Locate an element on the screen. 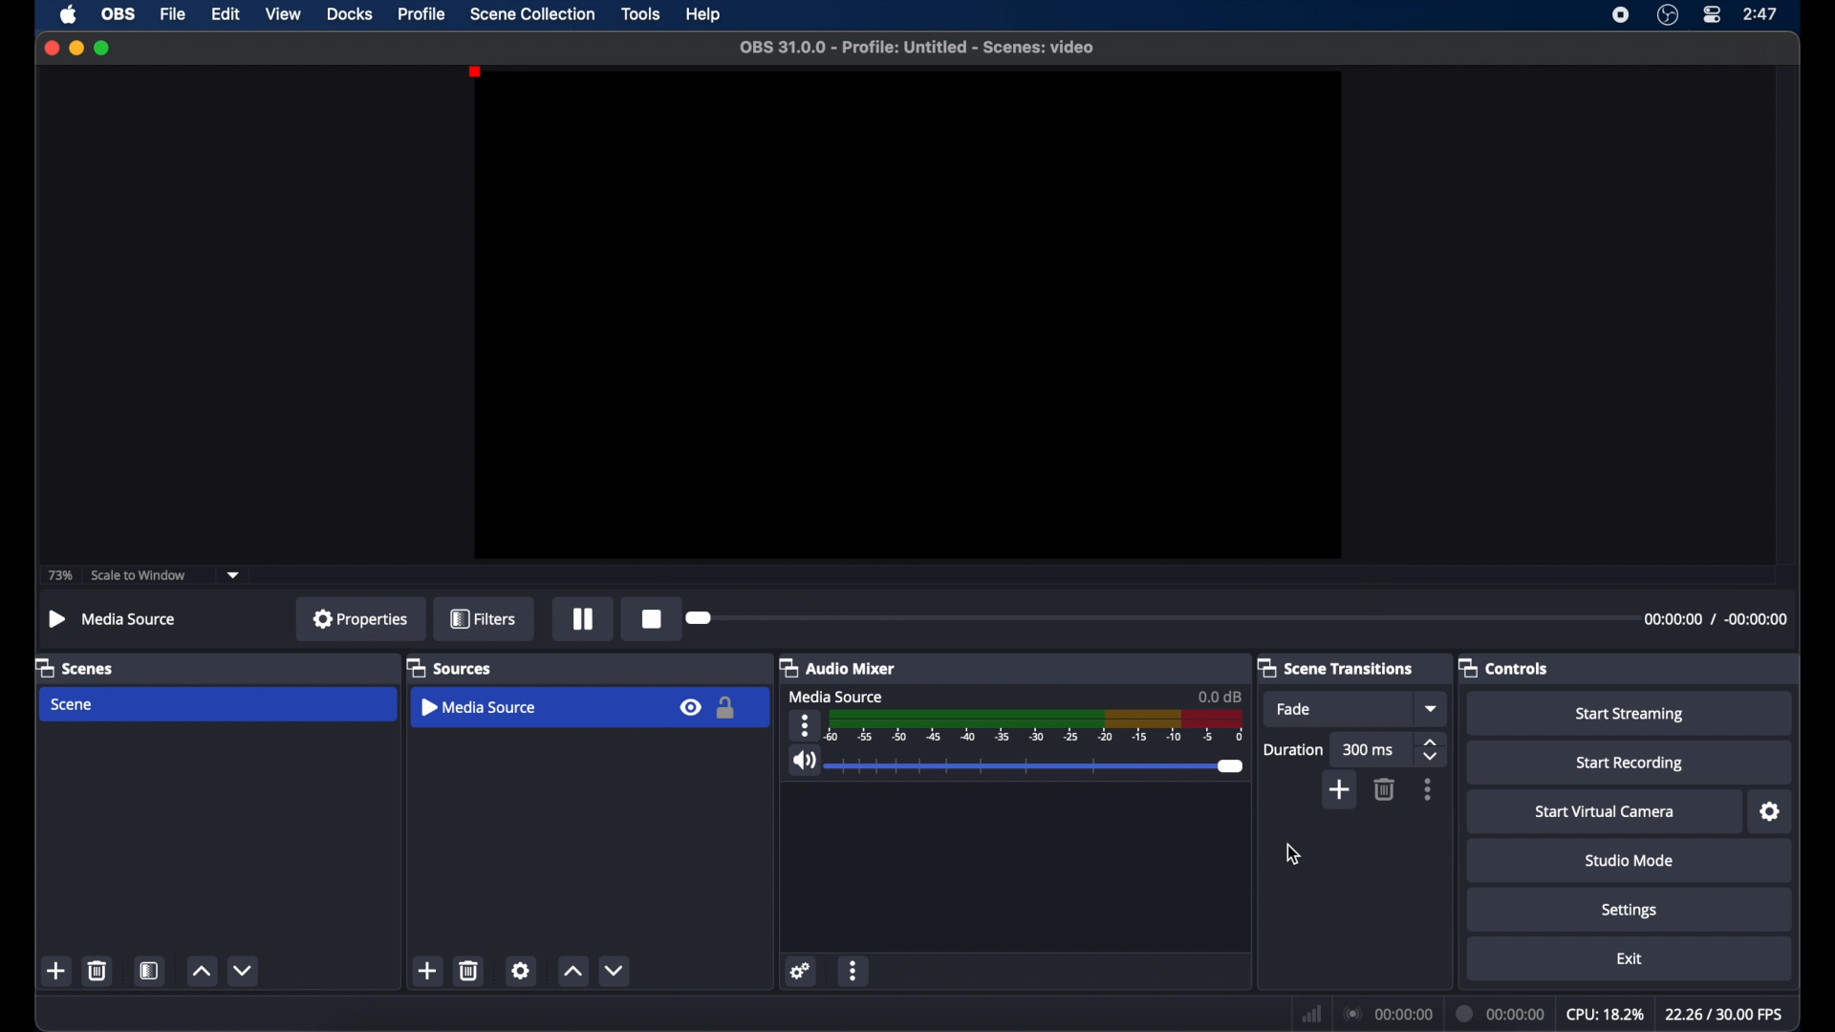 The width and height of the screenshot is (1835, 1032). 0.0 is located at coordinates (1220, 696).